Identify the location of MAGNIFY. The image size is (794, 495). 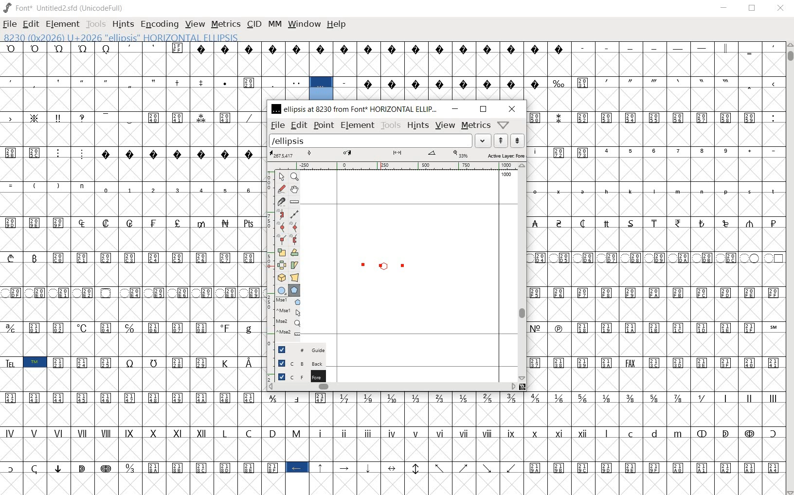
(294, 177).